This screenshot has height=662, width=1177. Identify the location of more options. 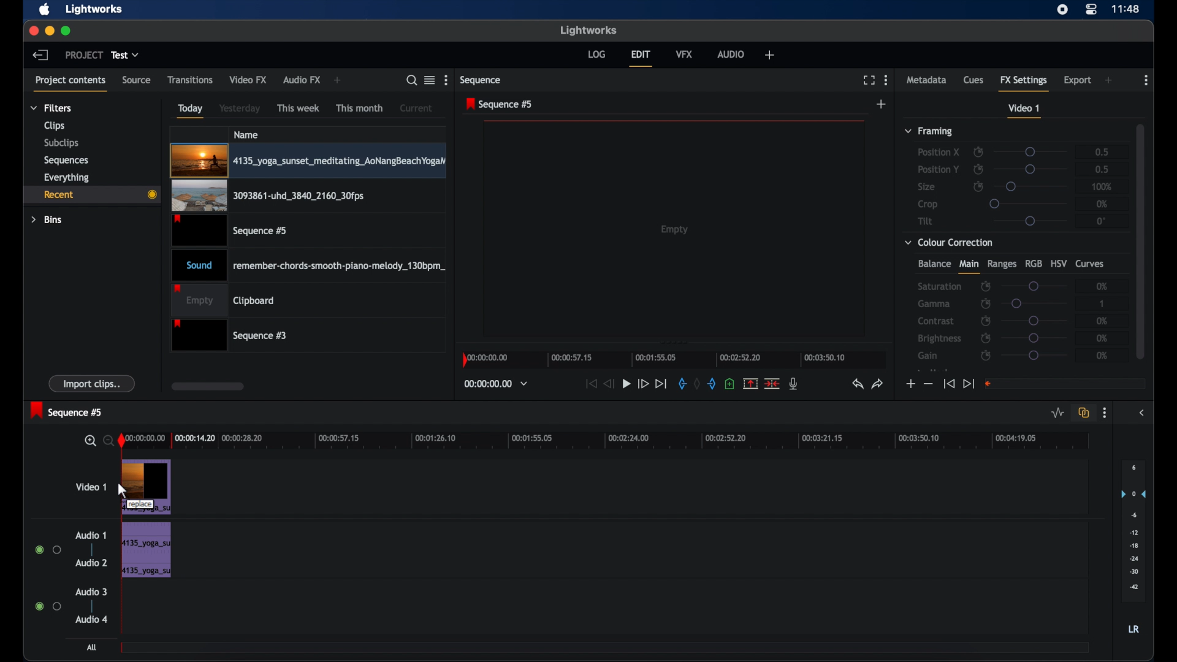
(446, 80).